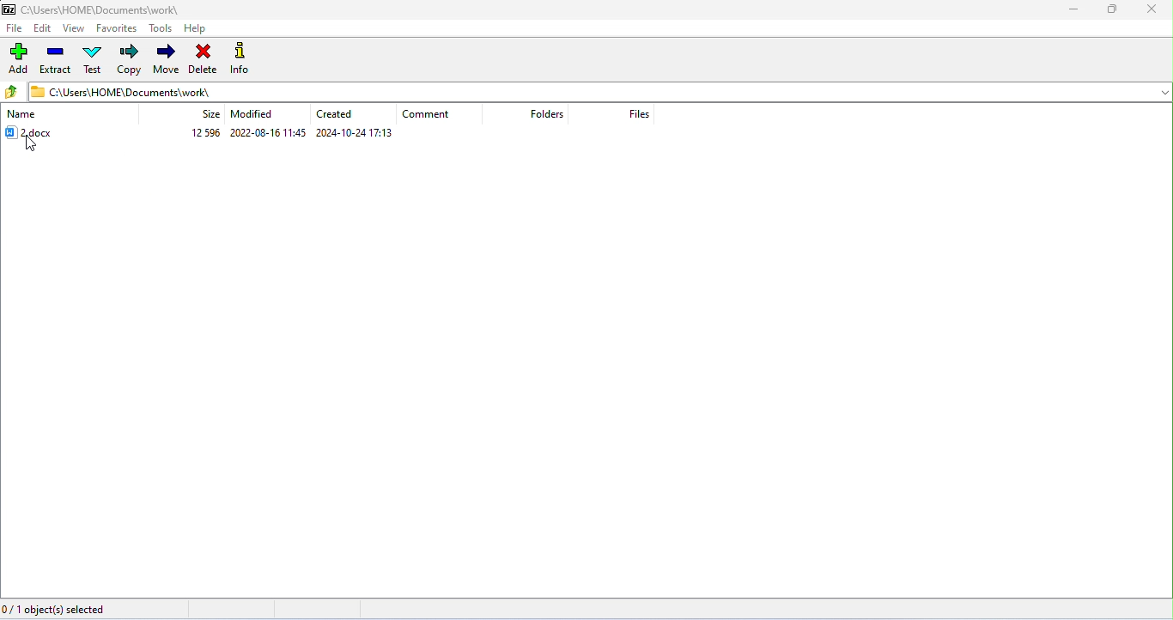 The height and width of the screenshot is (620, 1173). Describe the element at coordinates (34, 147) in the screenshot. I see `cursor` at that location.